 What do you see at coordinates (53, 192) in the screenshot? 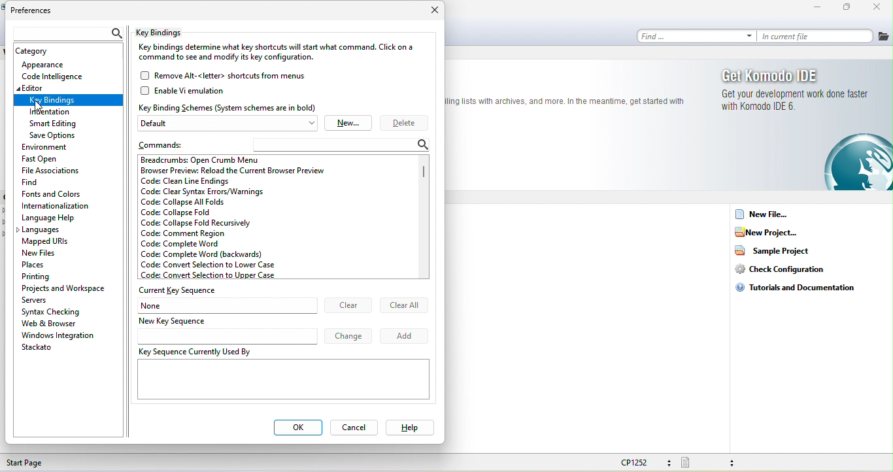
I see `fonts and colors` at bounding box center [53, 192].